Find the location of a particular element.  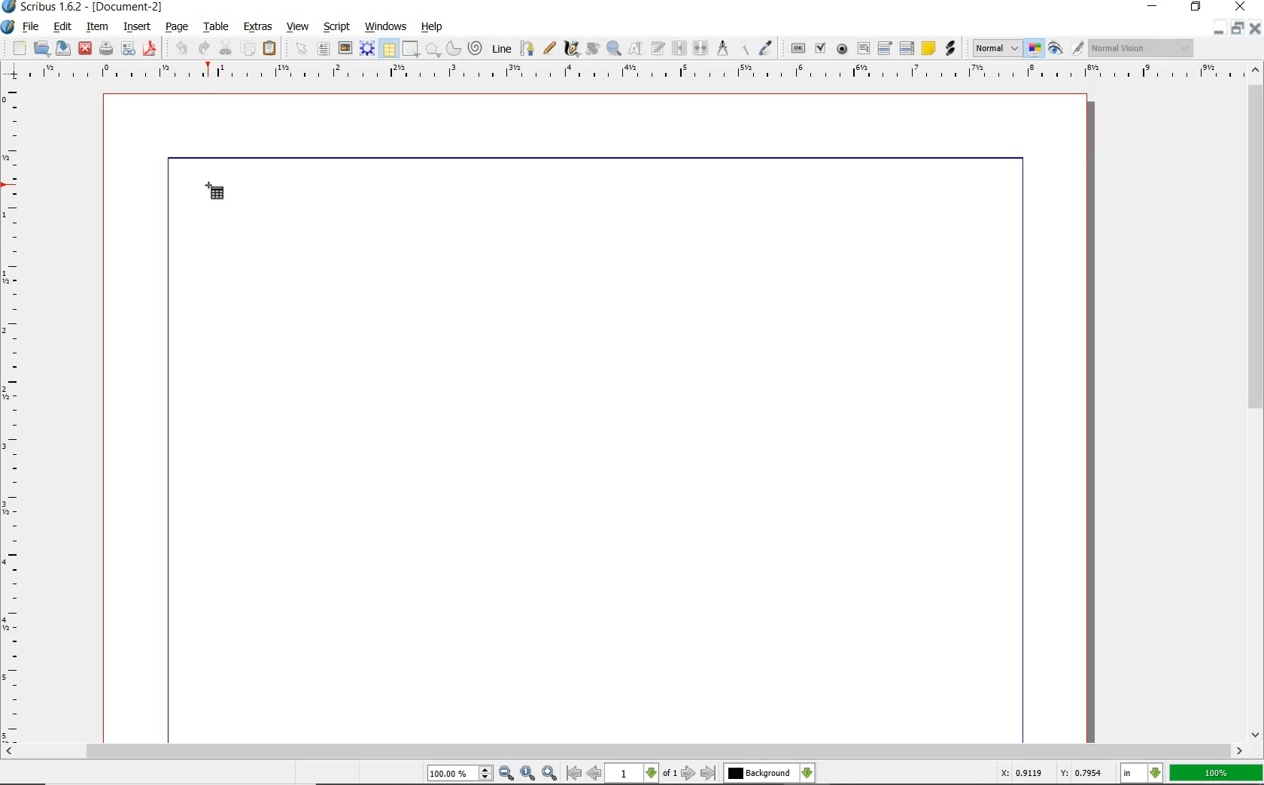

pdf list box is located at coordinates (907, 47).